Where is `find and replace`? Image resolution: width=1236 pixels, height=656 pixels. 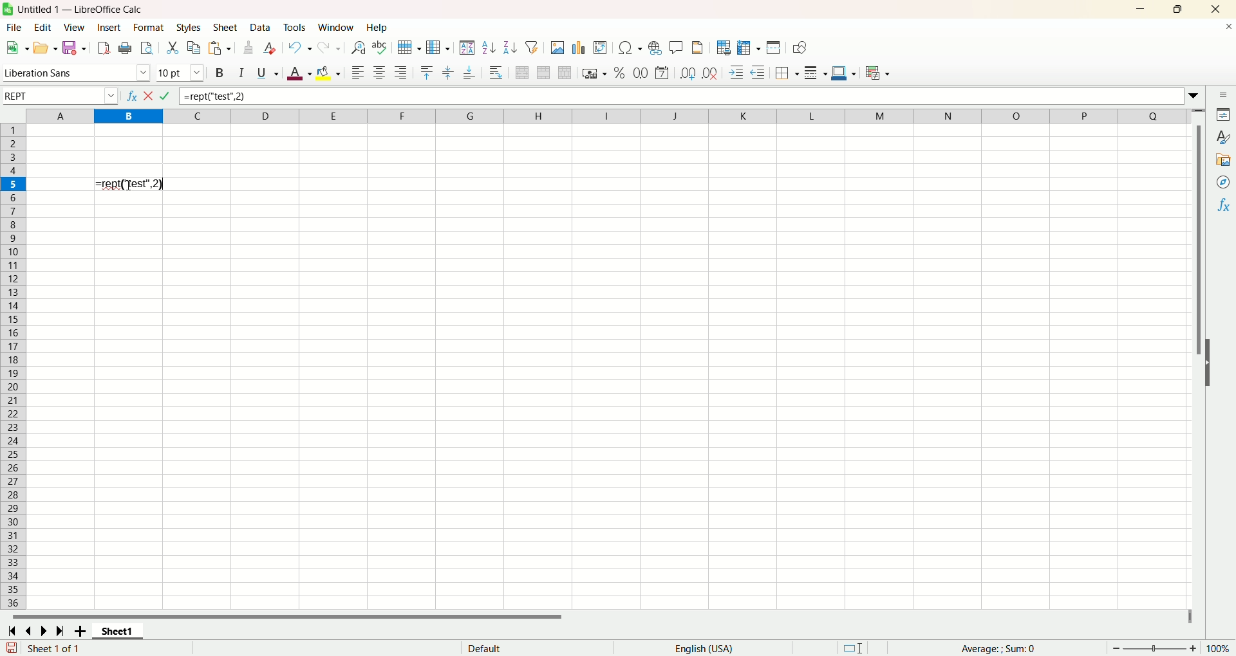
find and replace is located at coordinates (357, 48).